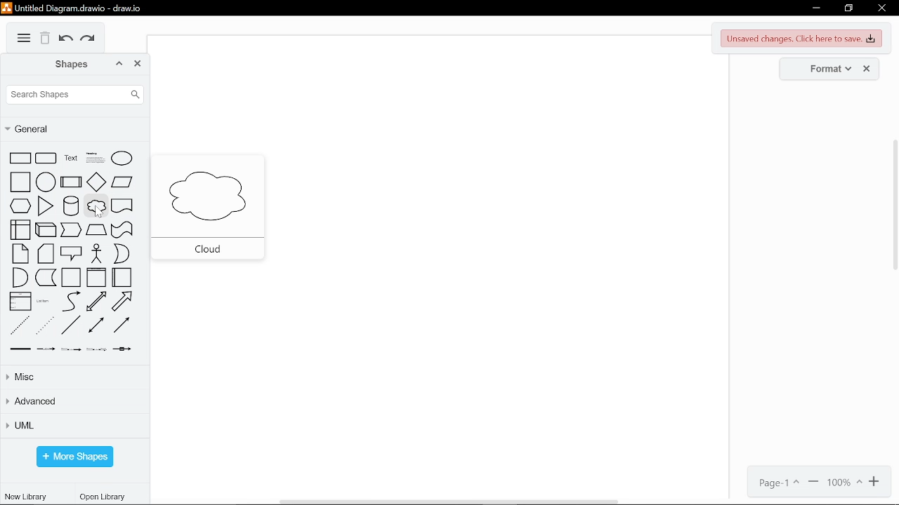 This screenshot has height=505, width=899. What do you see at coordinates (18, 348) in the screenshot?
I see `link` at bounding box center [18, 348].